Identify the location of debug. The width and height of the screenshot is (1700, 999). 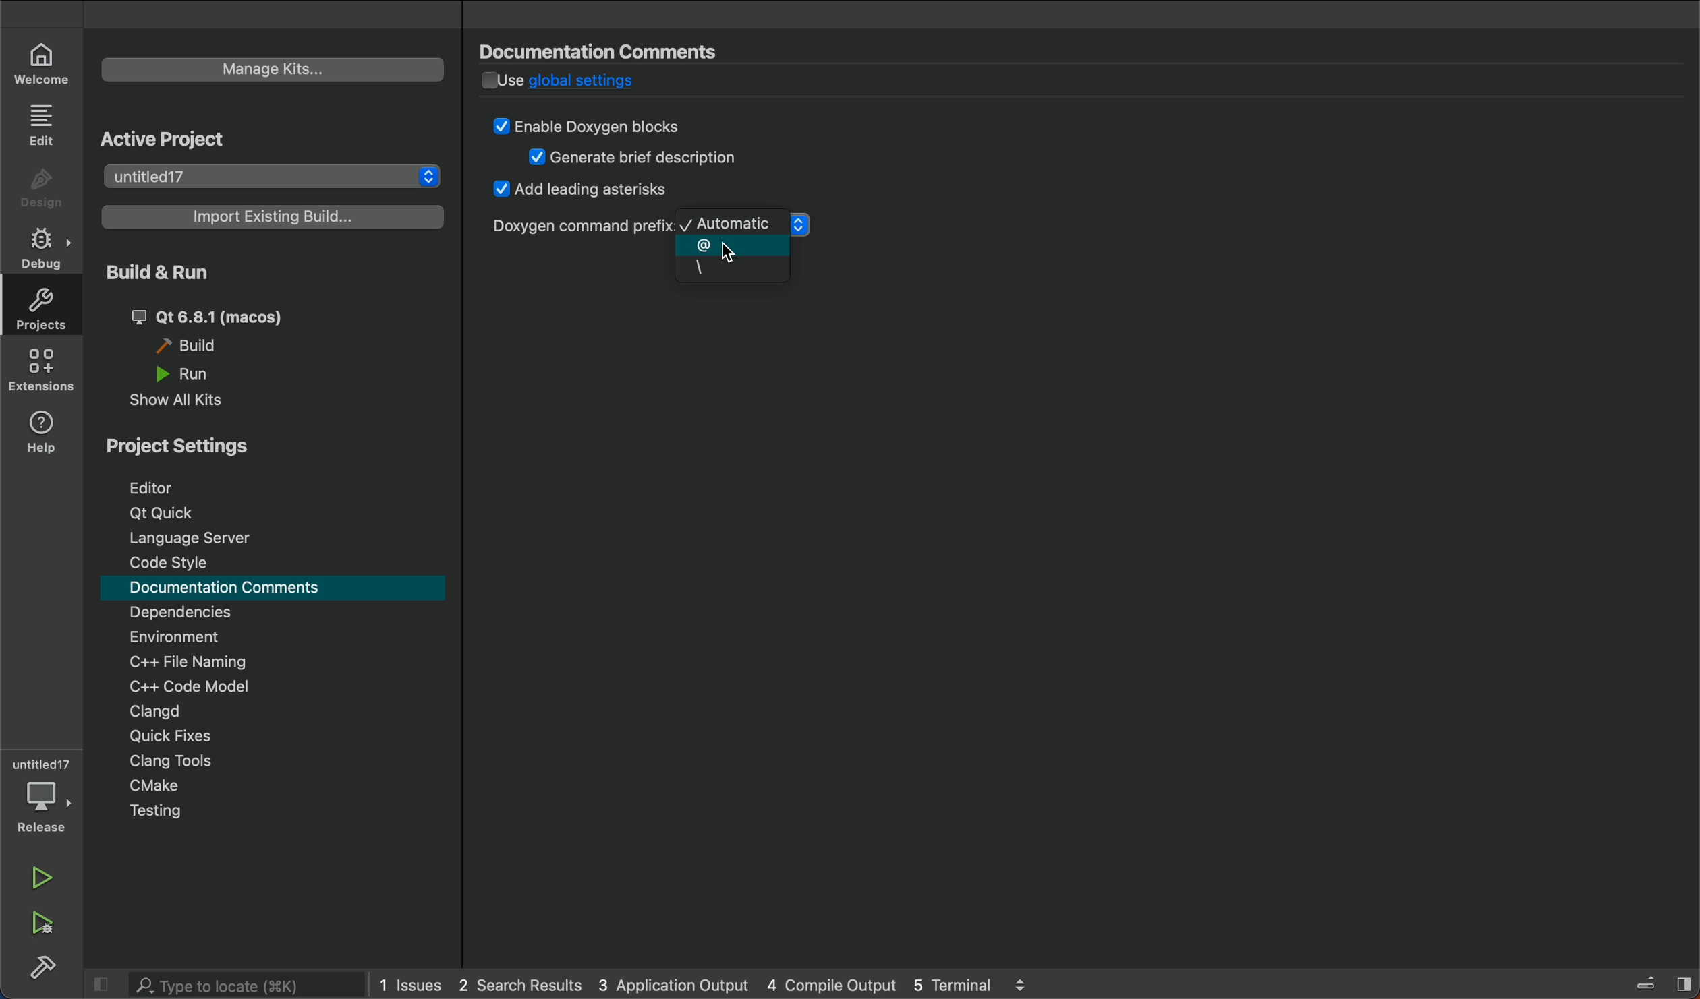
(40, 252).